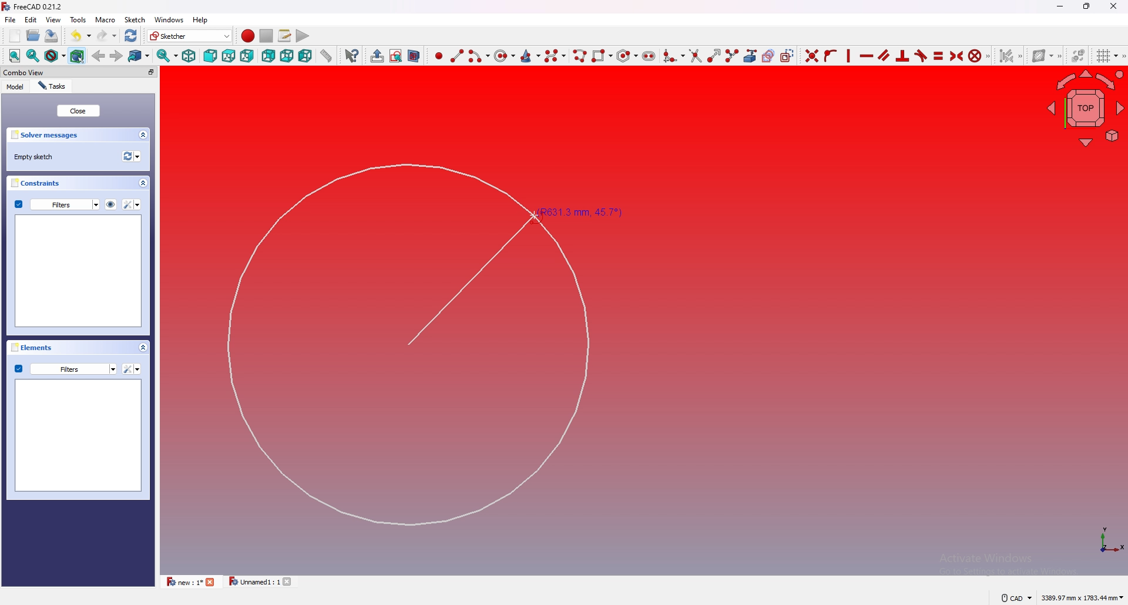 This screenshot has width=1128, height=605. Describe the element at coordinates (58, 204) in the screenshot. I see `filters` at that location.